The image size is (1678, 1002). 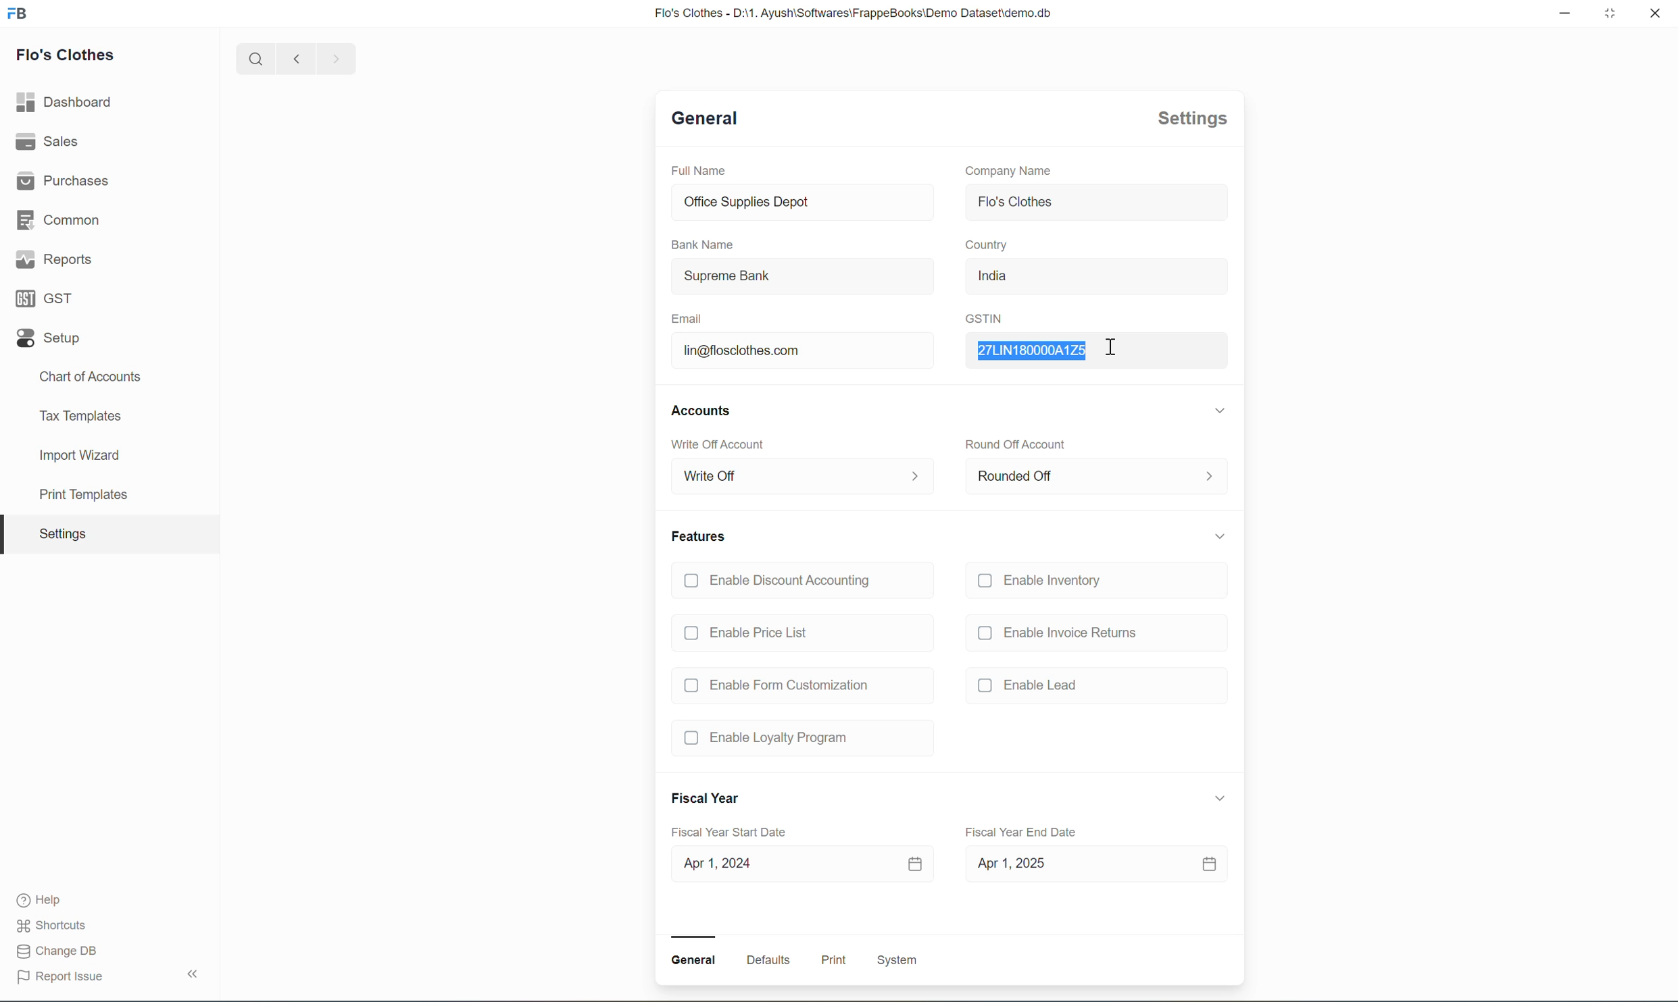 I want to click on Reports, so click(x=54, y=262).